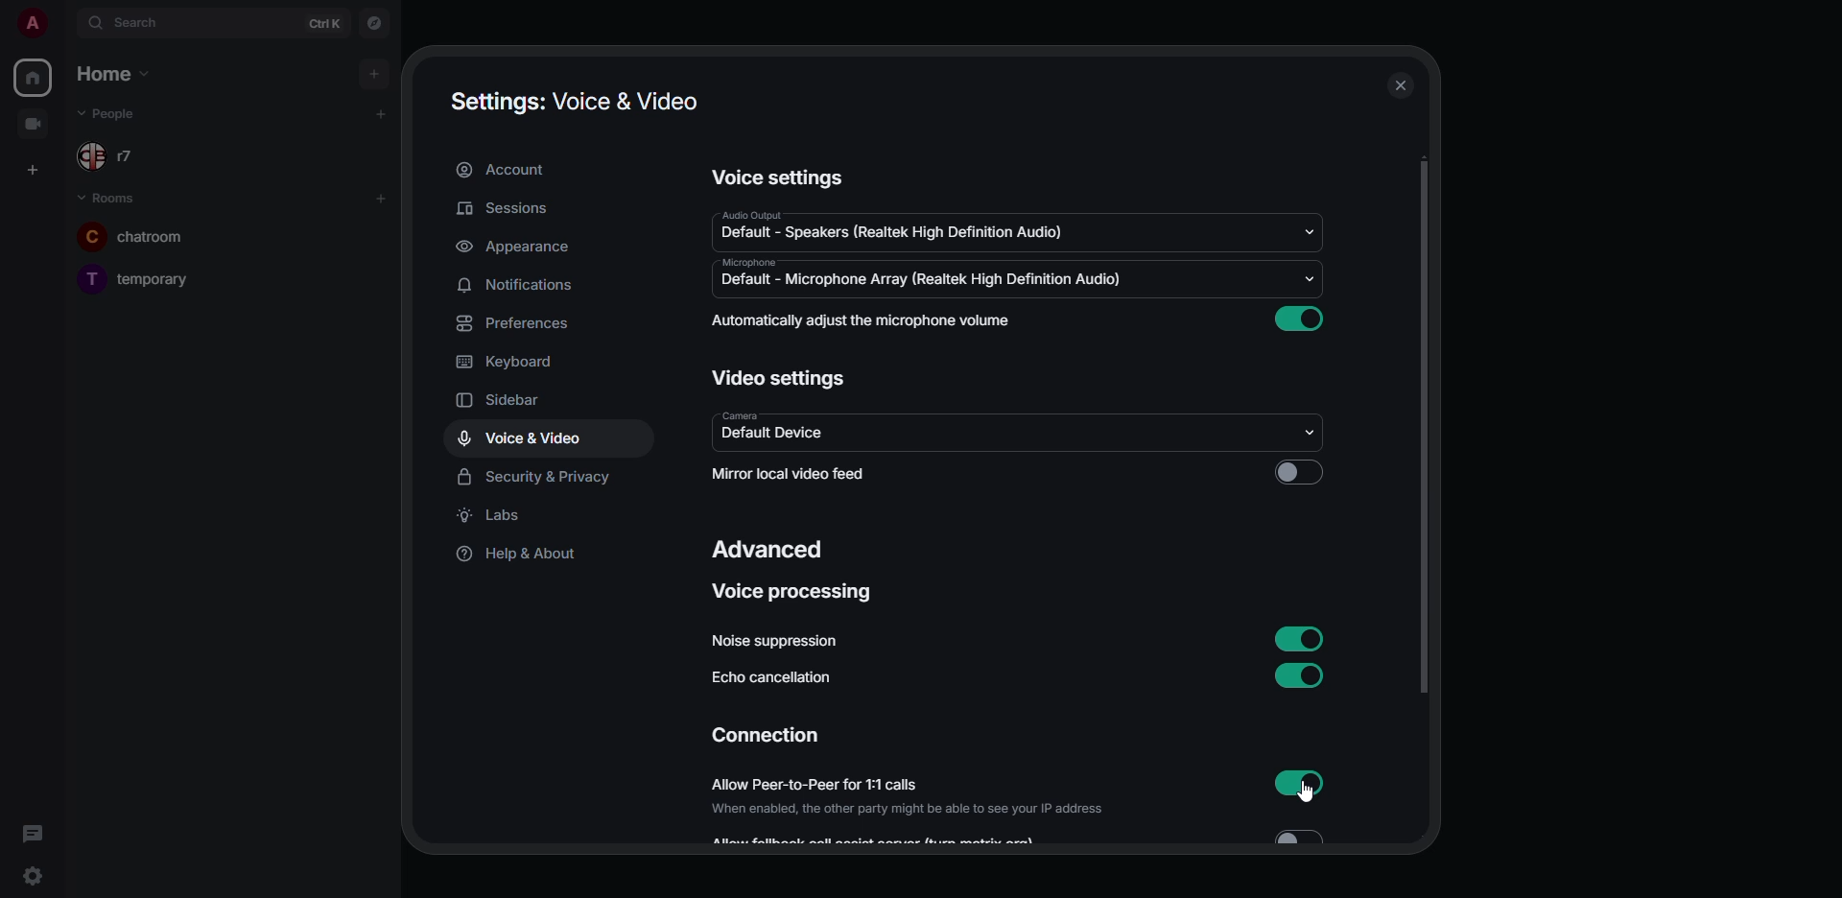  Describe the element at coordinates (1305, 674) in the screenshot. I see `enabled` at that location.